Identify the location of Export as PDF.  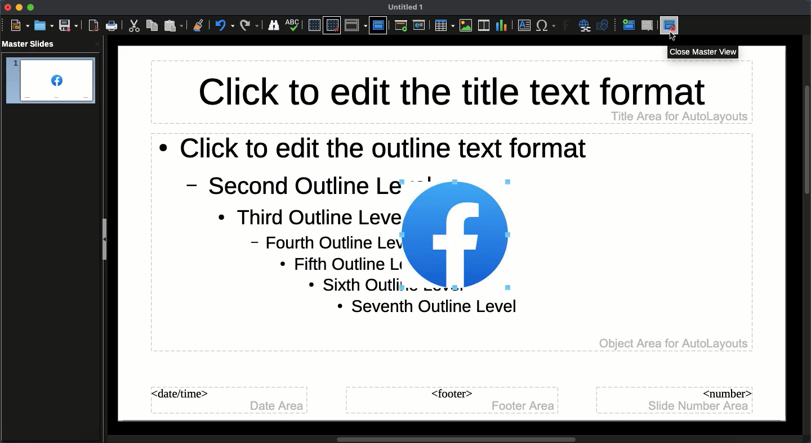
(93, 26).